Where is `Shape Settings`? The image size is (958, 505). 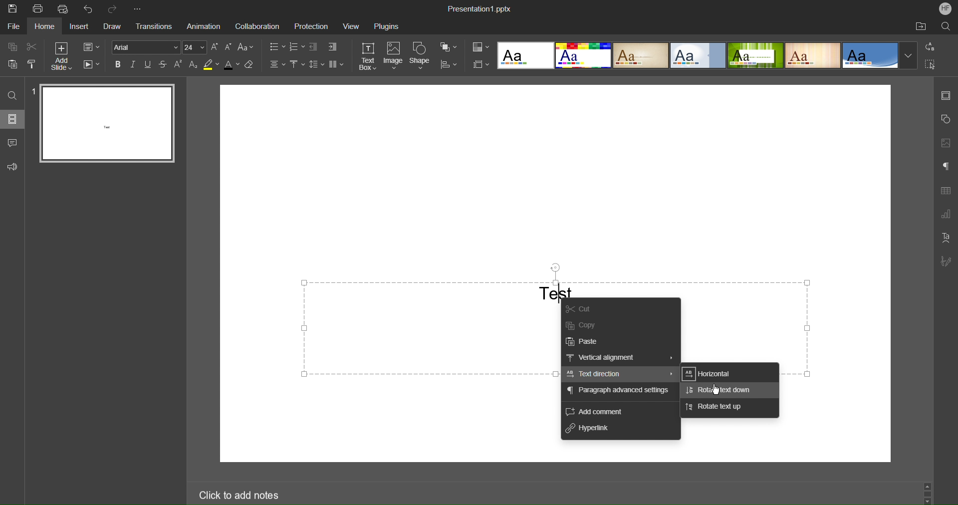 Shape Settings is located at coordinates (946, 119).